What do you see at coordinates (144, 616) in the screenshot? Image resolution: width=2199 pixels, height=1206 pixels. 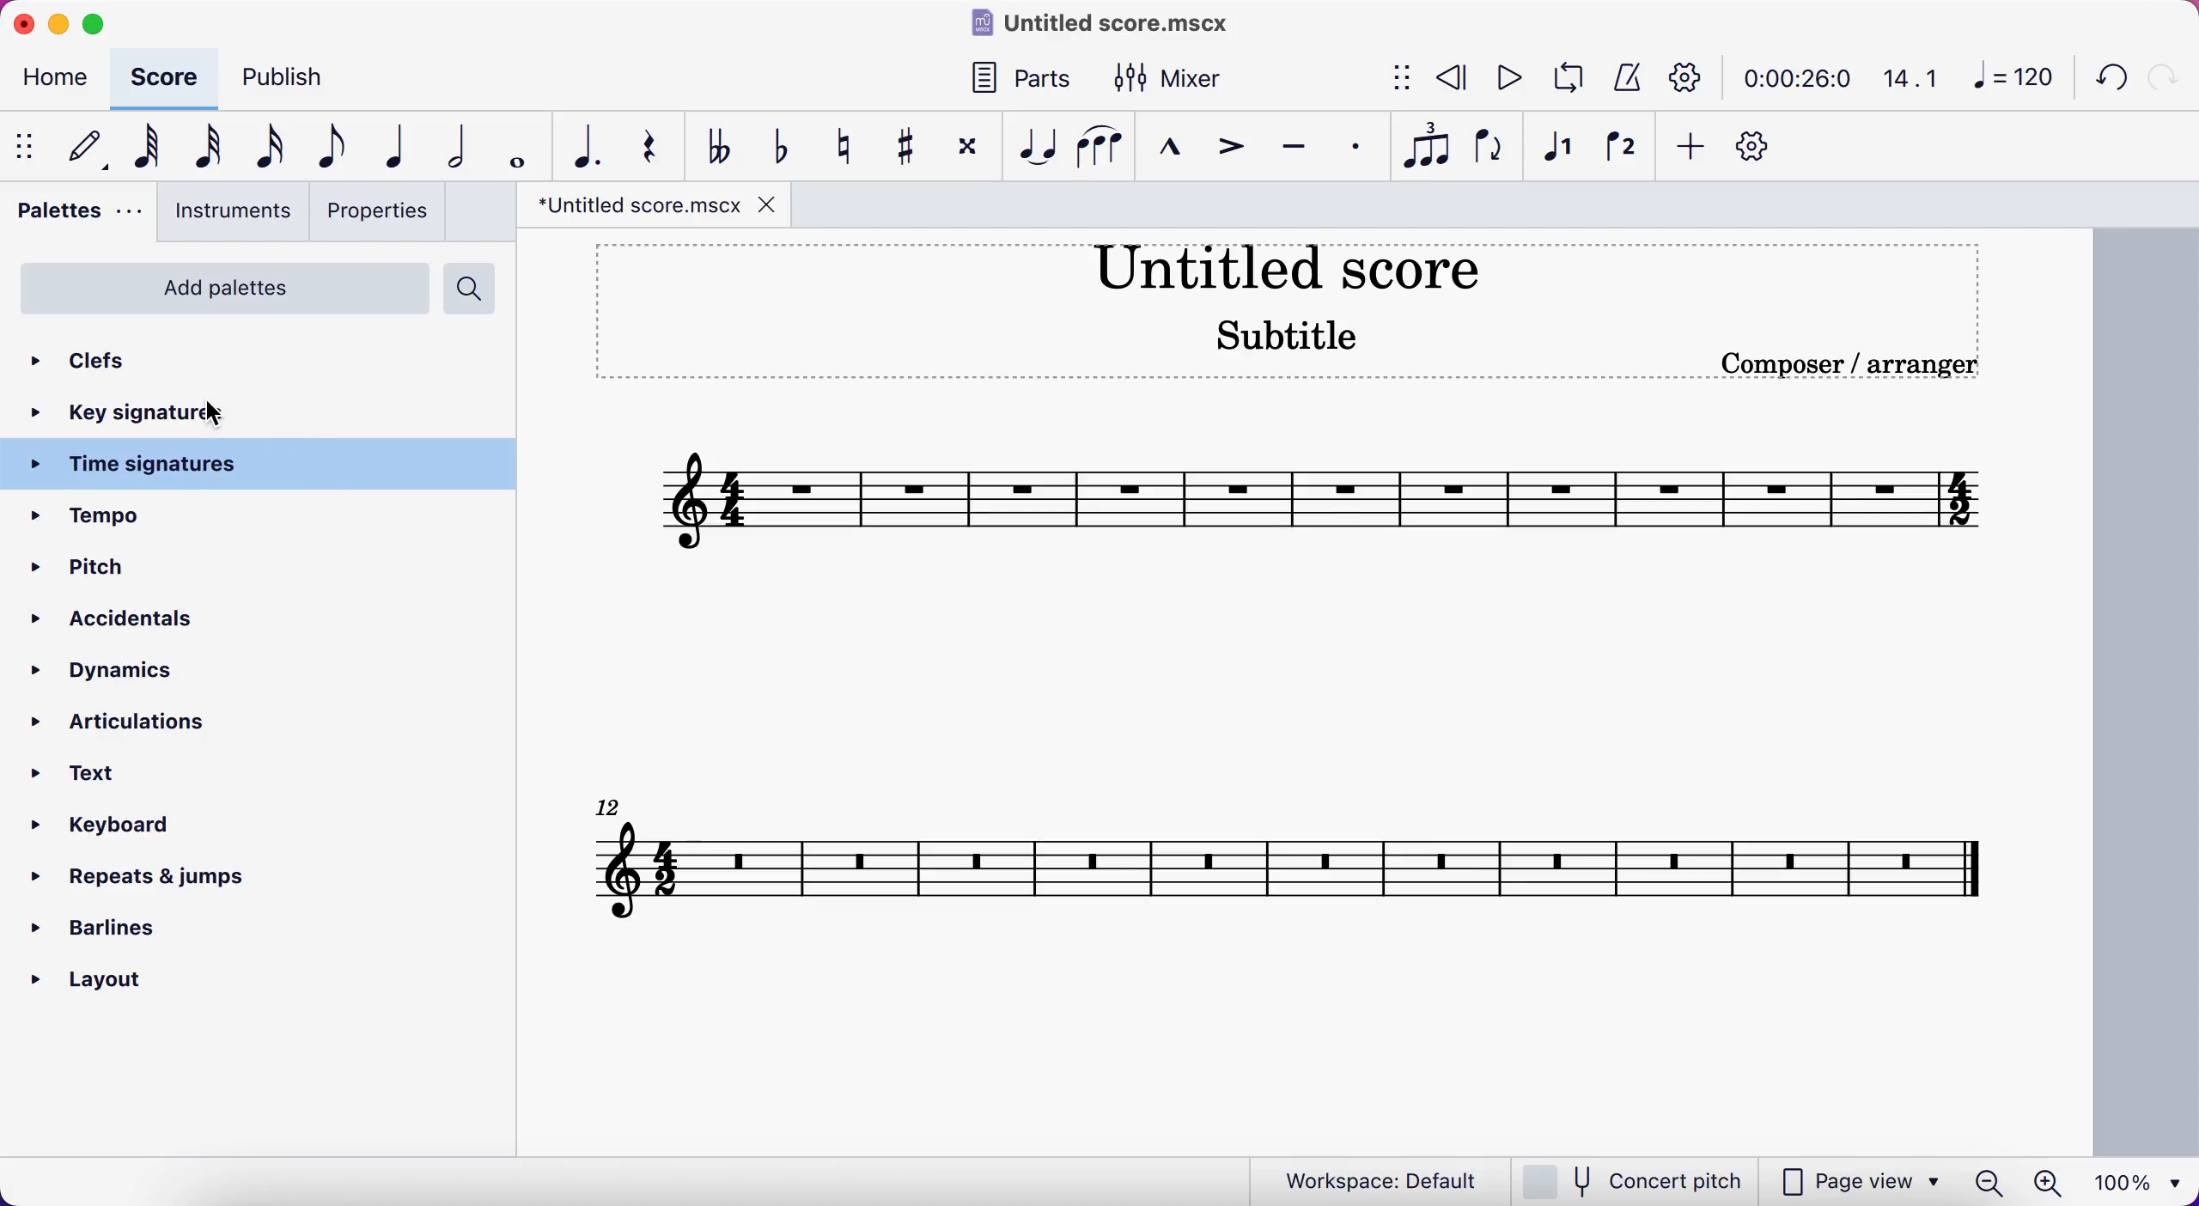 I see `accidentals` at bounding box center [144, 616].